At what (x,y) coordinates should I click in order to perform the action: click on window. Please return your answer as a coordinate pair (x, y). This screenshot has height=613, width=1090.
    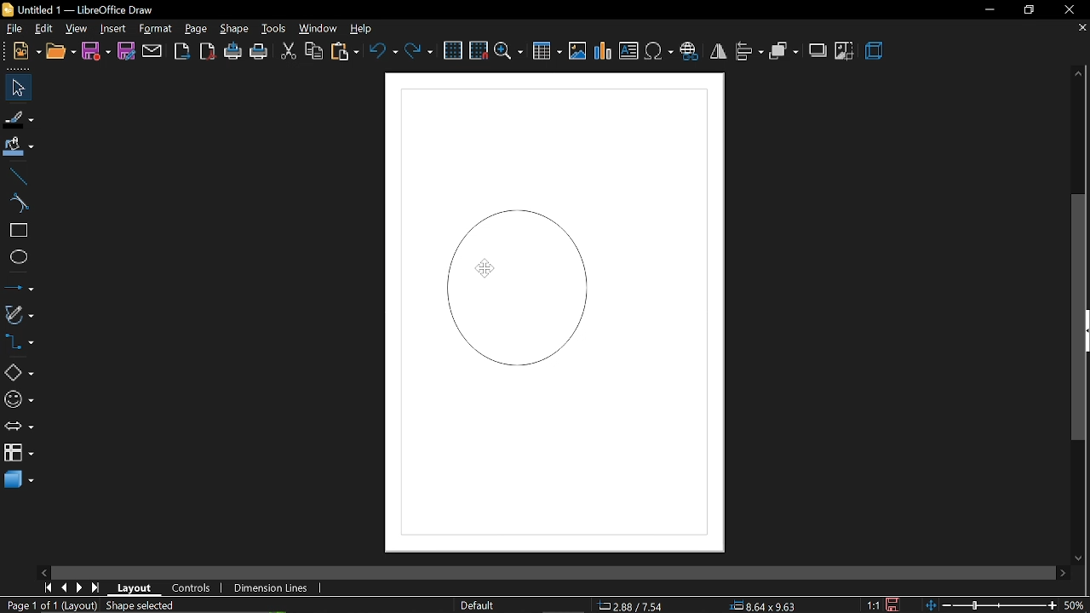
    Looking at the image, I should click on (316, 28).